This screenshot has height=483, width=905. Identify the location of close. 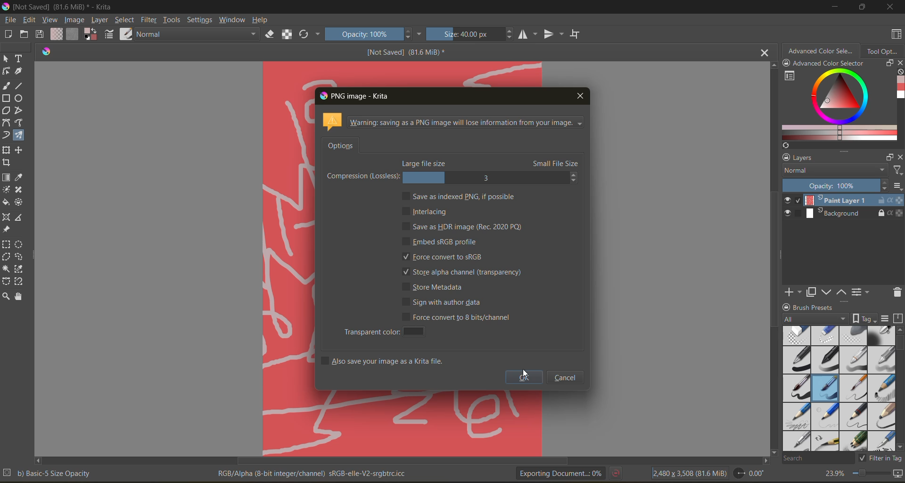
(899, 64).